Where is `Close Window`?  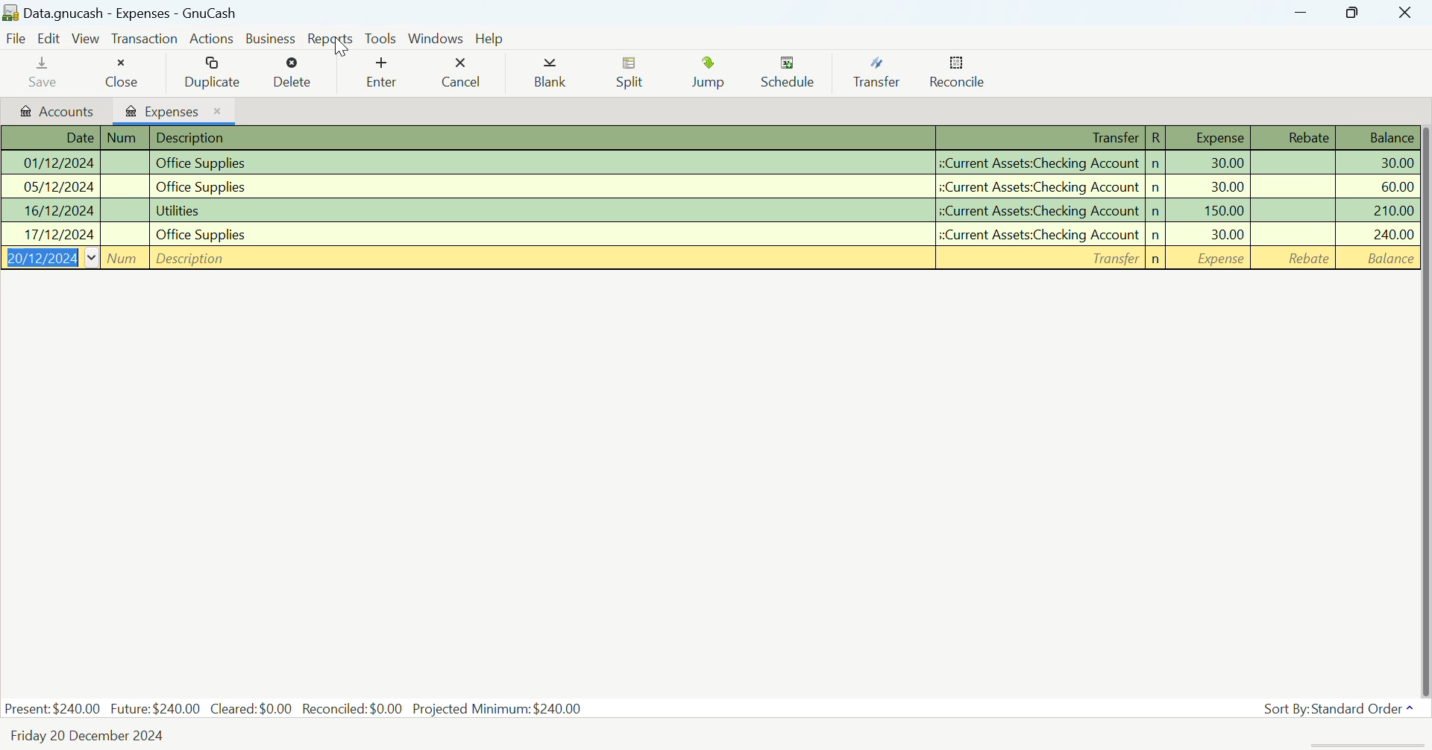
Close Window is located at coordinates (1407, 13).